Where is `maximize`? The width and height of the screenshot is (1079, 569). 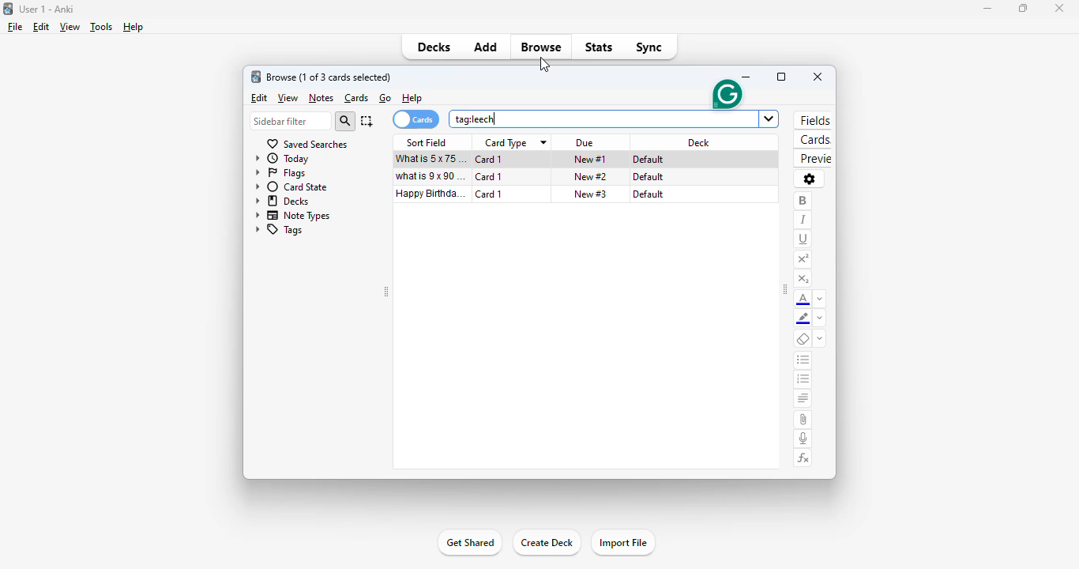 maximize is located at coordinates (1024, 8).